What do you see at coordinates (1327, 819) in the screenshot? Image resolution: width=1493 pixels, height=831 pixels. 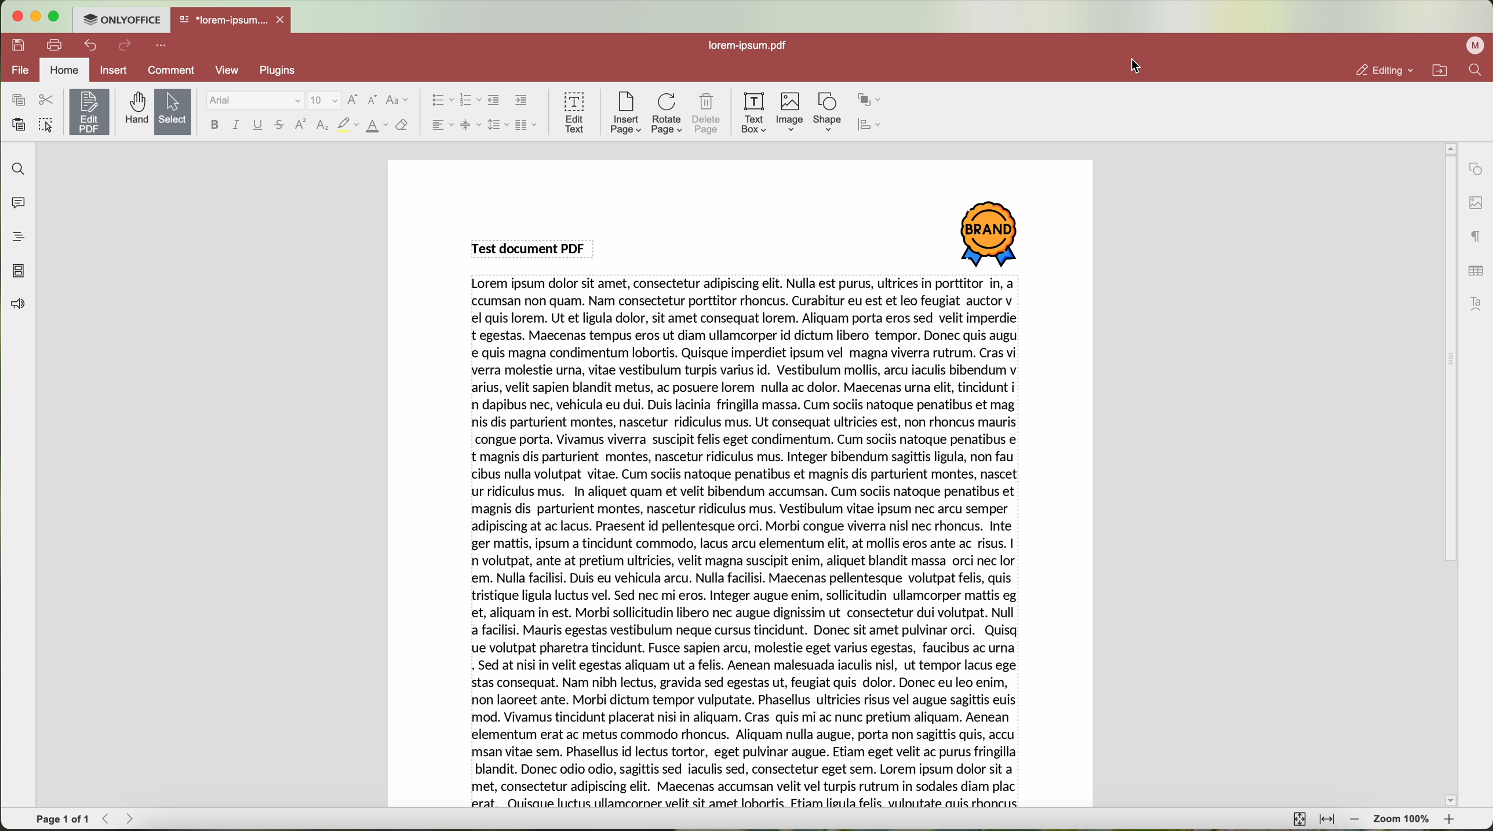 I see `fit to width` at bounding box center [1327, 819].